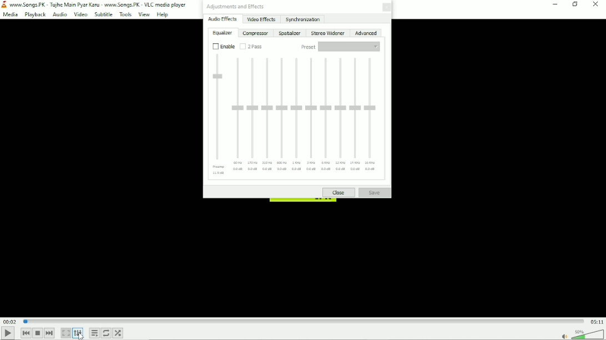 The height and width of the screenshot is (340, 606). What do you see at coordinates (376, 193) in the screenshot?
I see `Save` at bounding box center [376, 193].